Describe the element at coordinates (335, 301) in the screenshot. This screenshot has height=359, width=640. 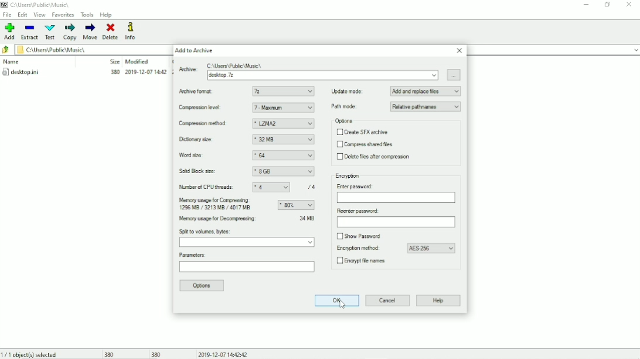
I see `OK` at that location.